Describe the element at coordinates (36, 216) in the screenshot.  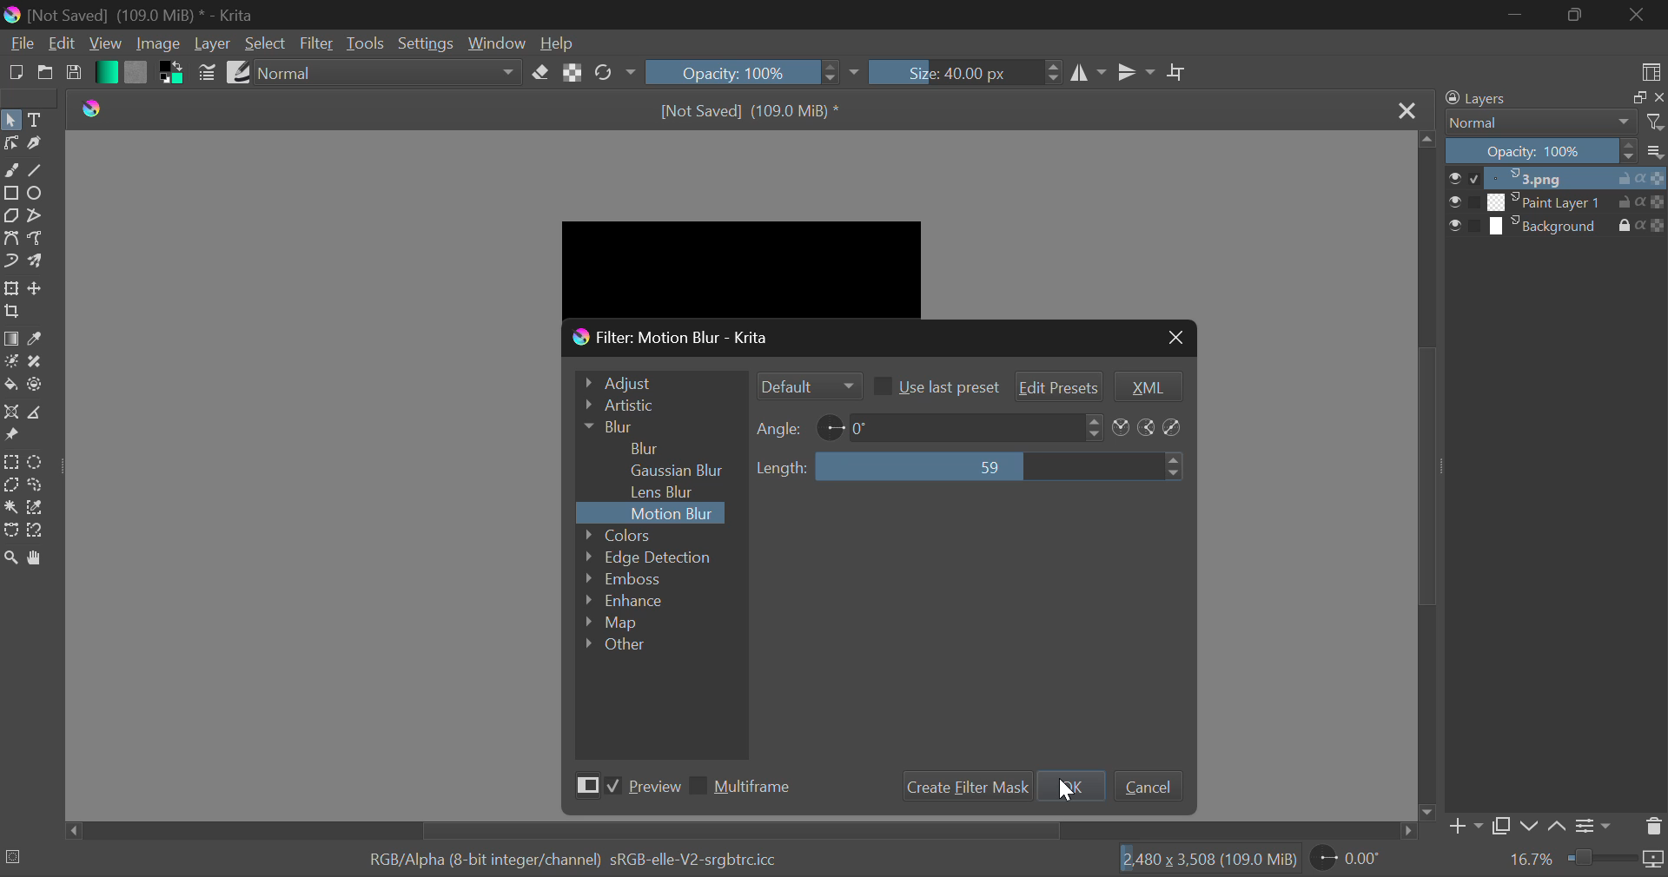
I see `Polyline` at that location.